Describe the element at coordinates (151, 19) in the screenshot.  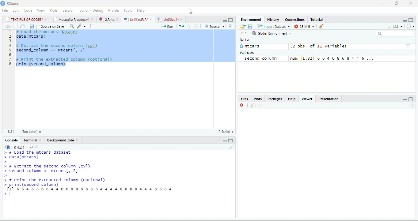
I see `close` at that location.